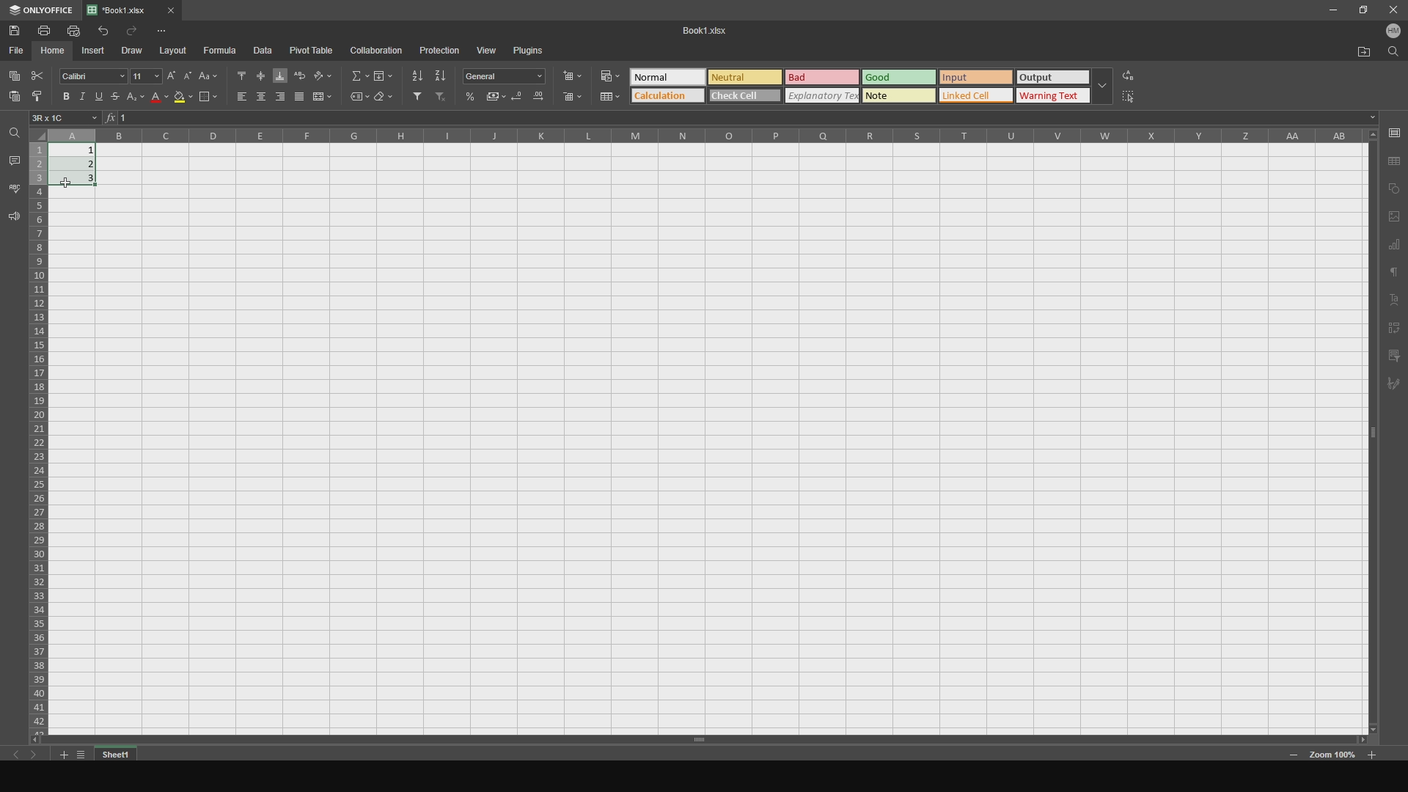 This screenshot has height=792, width=1408. I want to click on user, so click(1392, 34).